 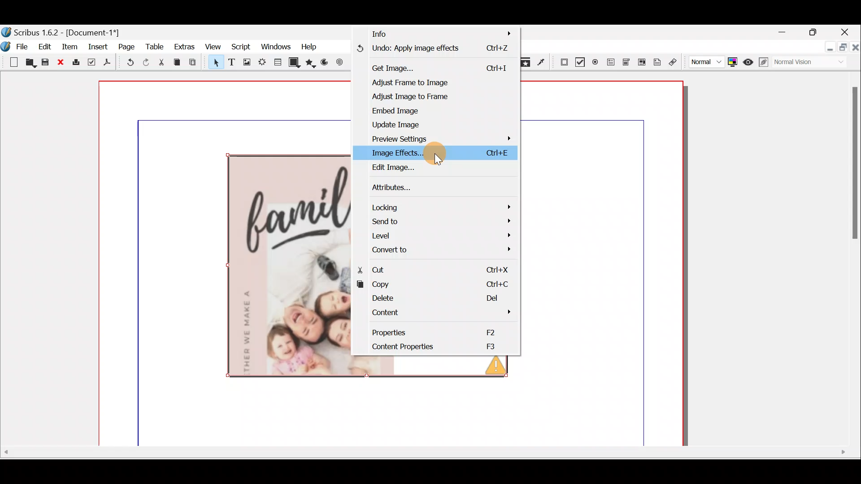 What do you see at coordinates (402, 97) in the screenshot?
I see `Adjust image to frame` at bounding box center [402, 97].